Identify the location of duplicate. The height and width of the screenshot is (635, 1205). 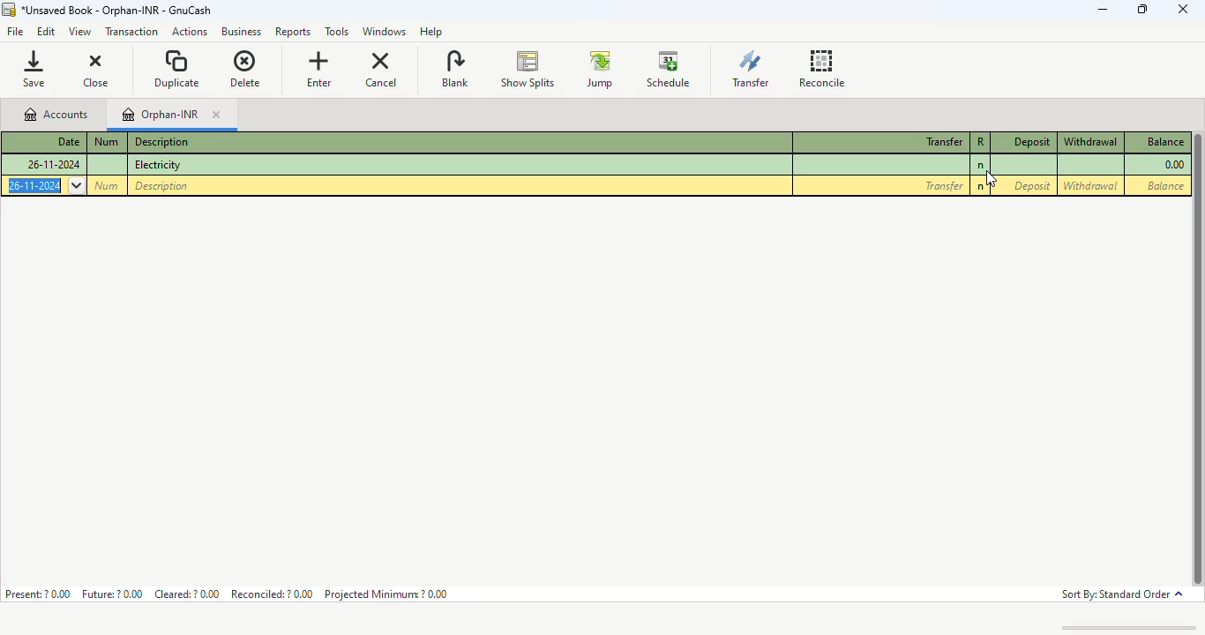
(177, 68).